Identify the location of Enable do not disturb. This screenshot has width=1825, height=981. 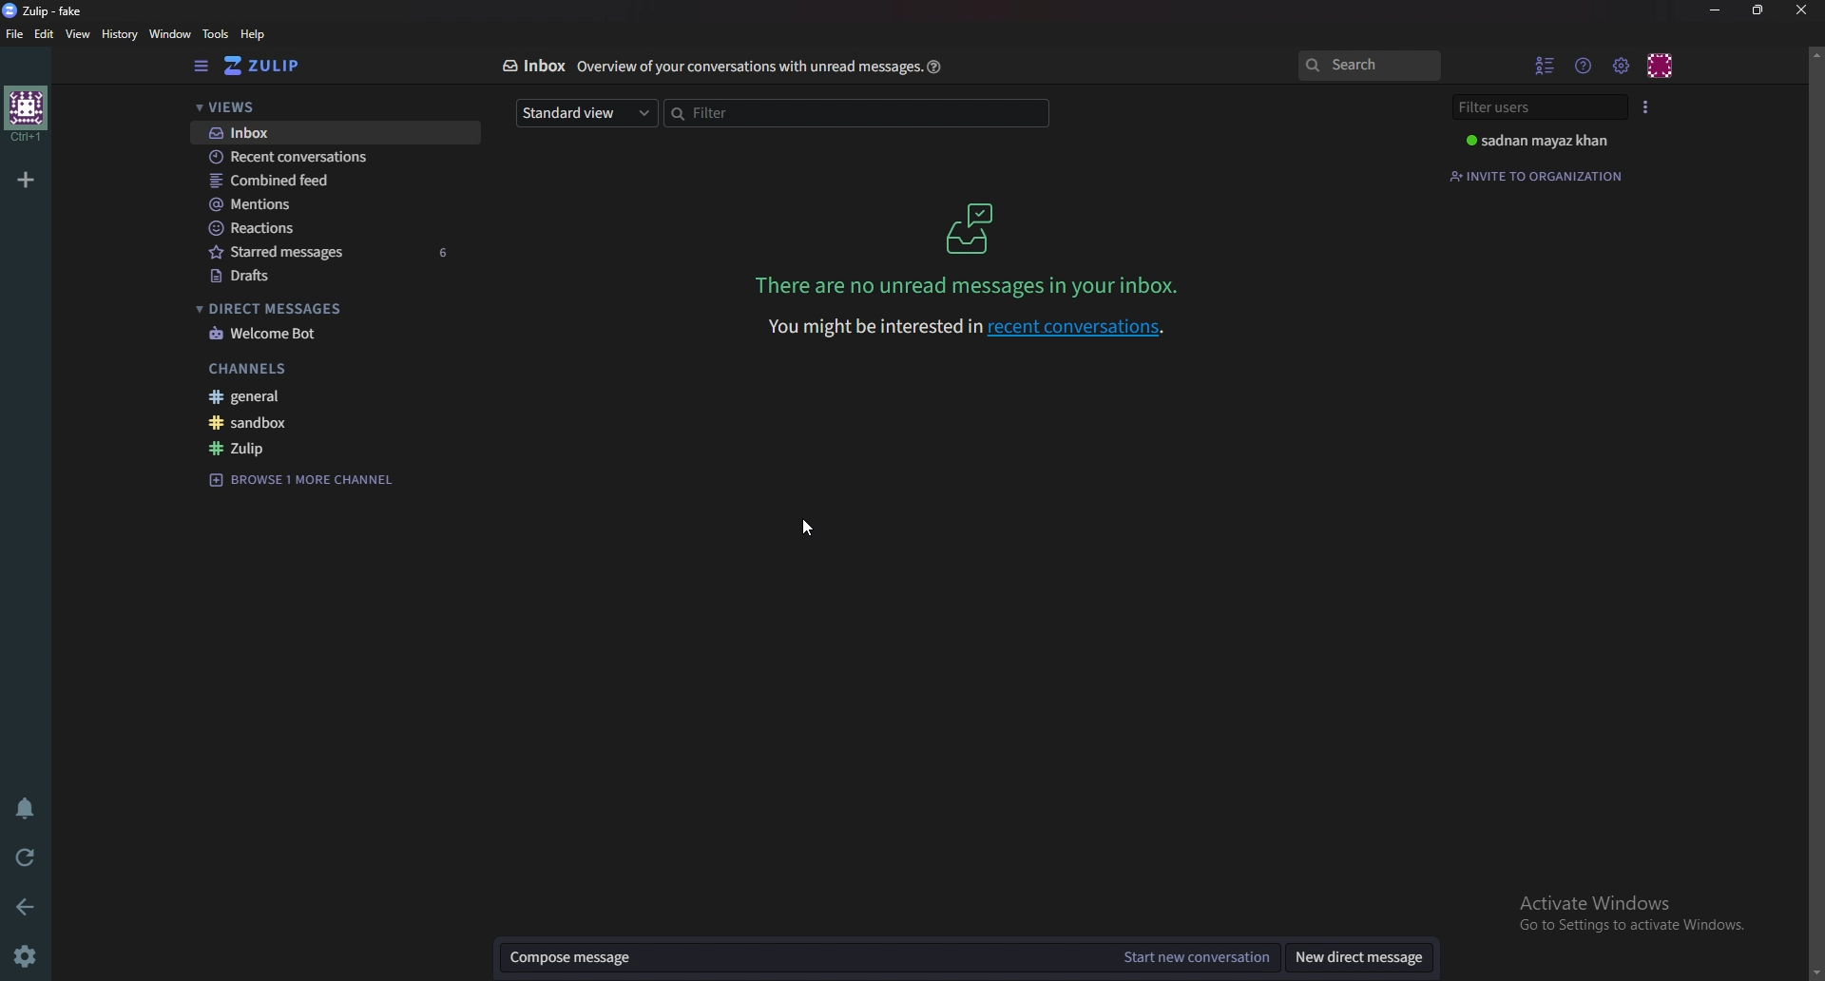
(25, 807).